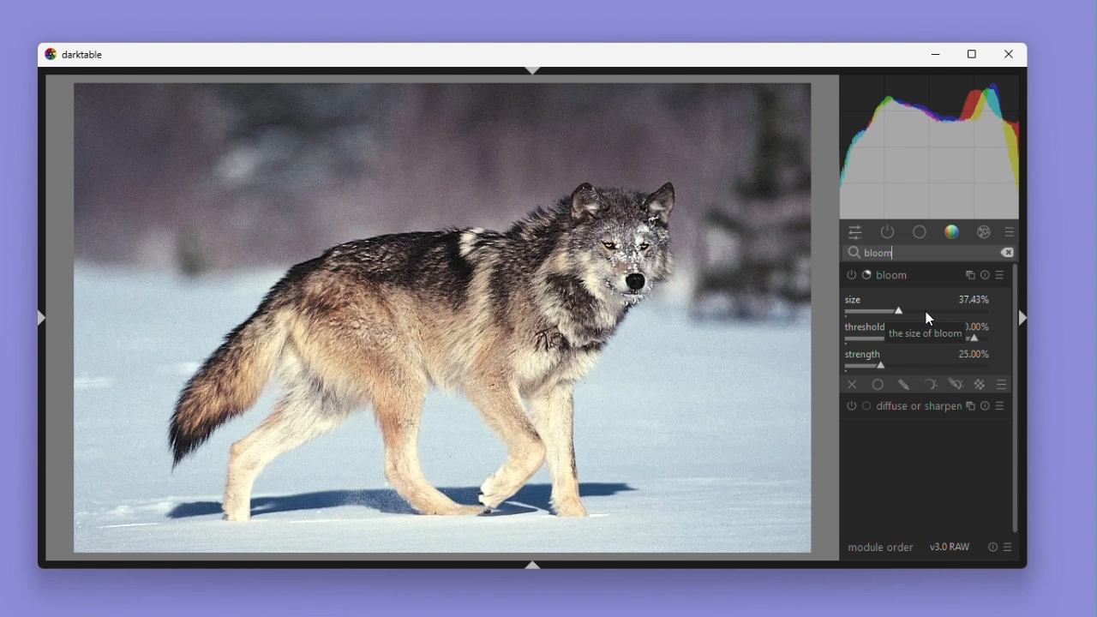  What do you see at coordinates (1024, 319) in the screenshot?
I see `shift+ctrl+r` at bounding box center [1024, 319].